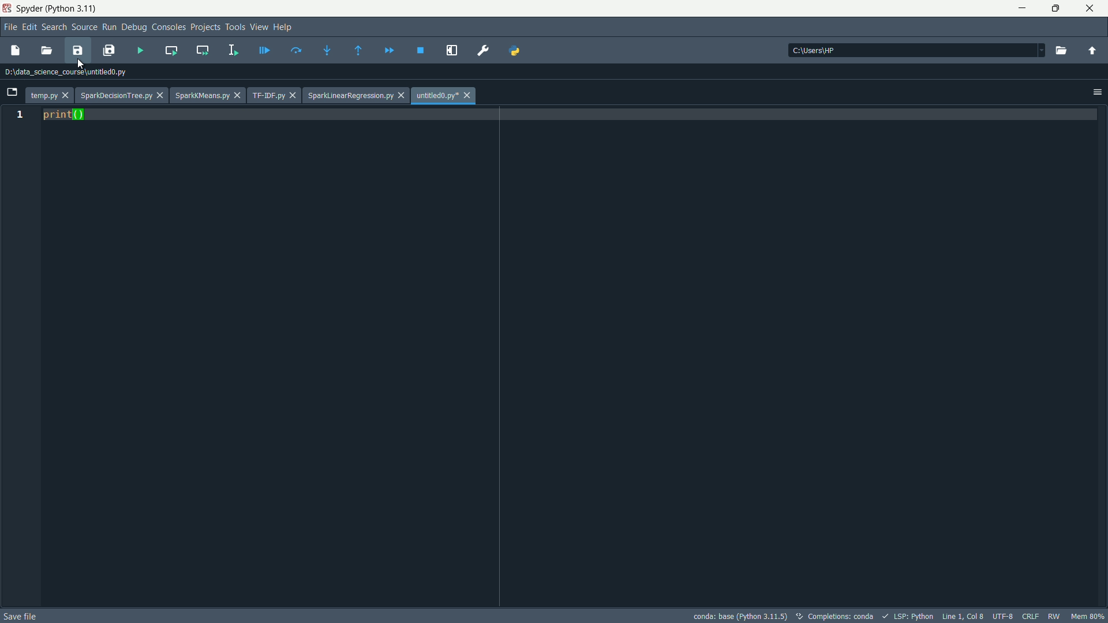 Image resolution: width=1108 pixels, height=623 pixels. What do you see at coordinates (449, 50) in the screenshot?
I see `maximize current pane` at bounding box center [449, 50].